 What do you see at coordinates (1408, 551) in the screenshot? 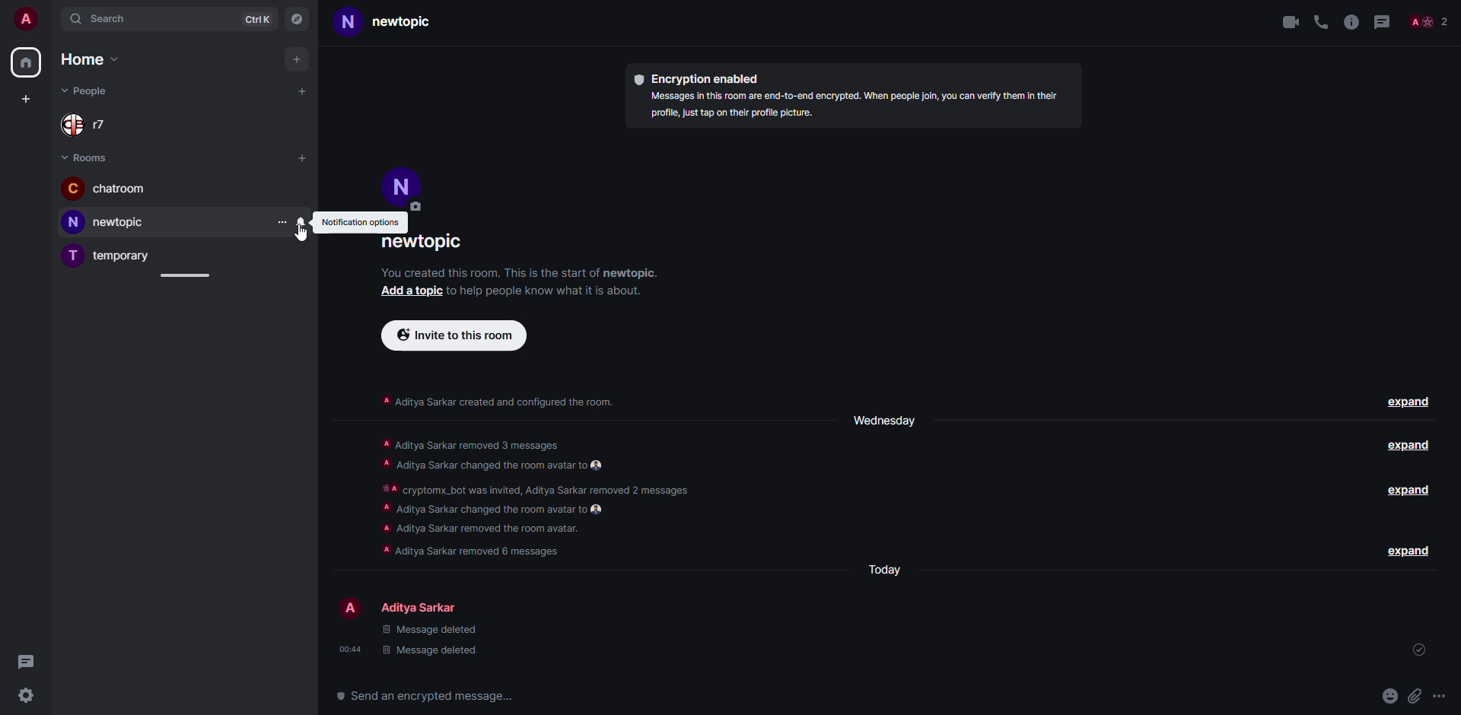
I see `expand` at bounding box center [1408, 551].